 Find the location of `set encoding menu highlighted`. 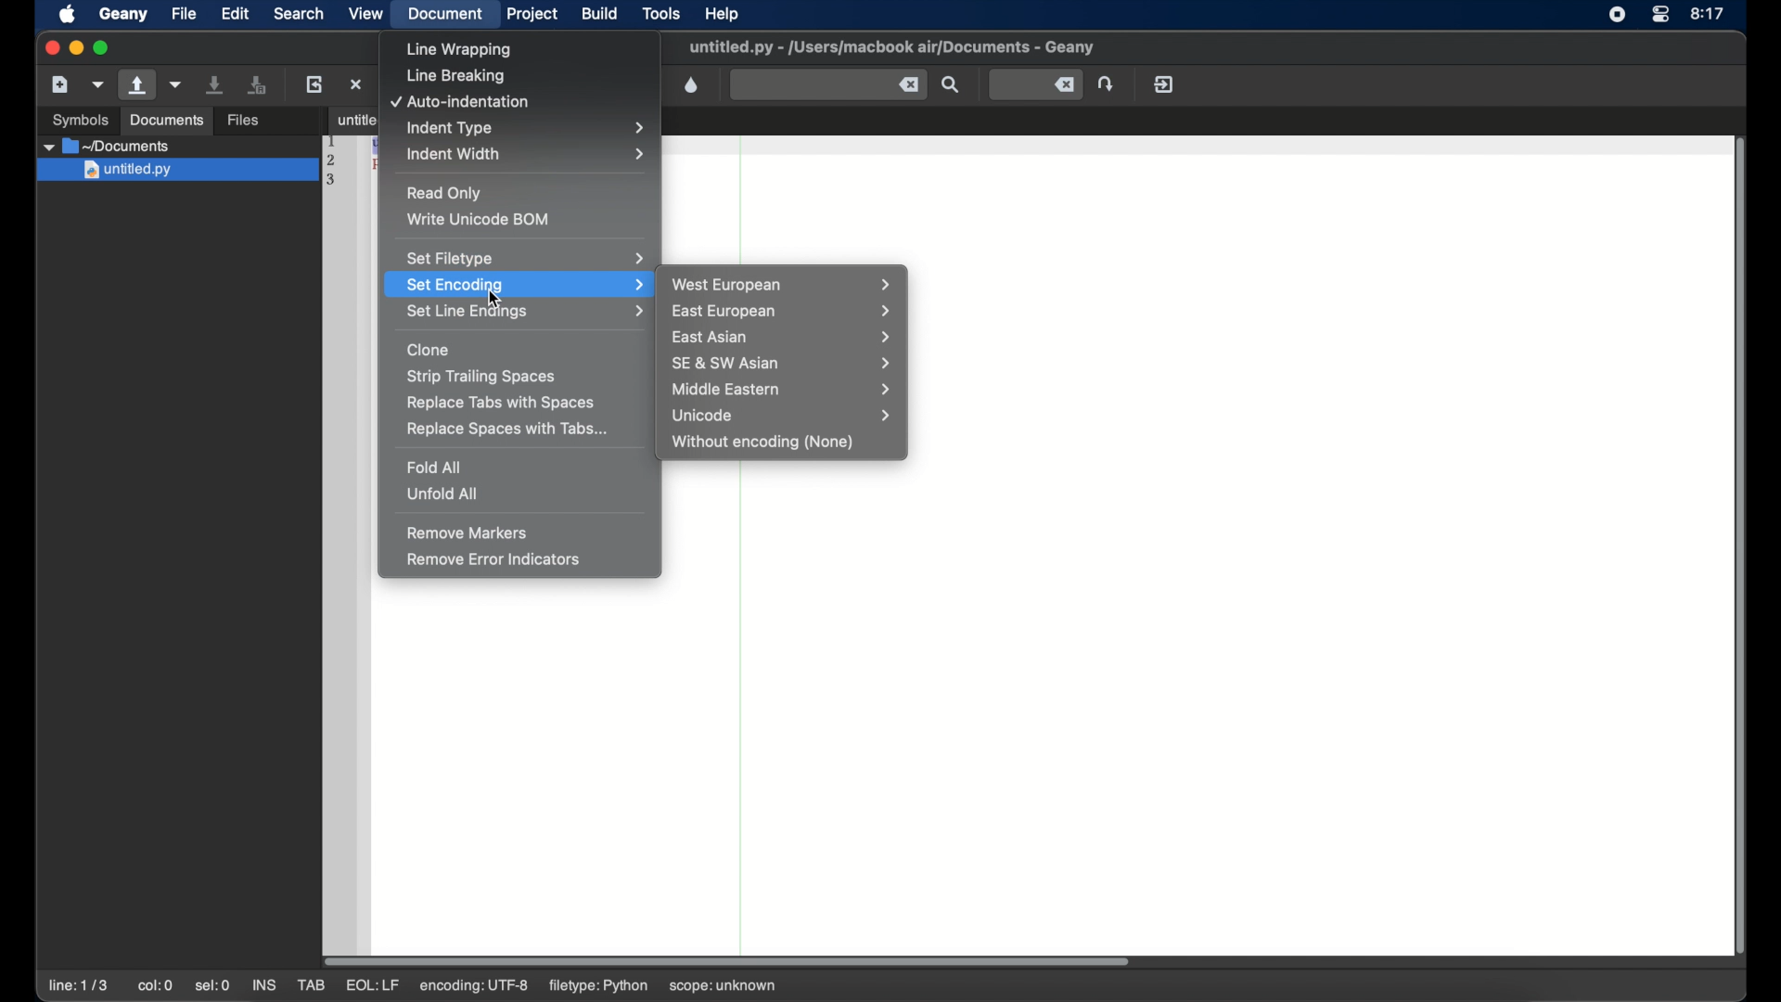

set encoding menu highlighted is located at coordinates (519, 284).